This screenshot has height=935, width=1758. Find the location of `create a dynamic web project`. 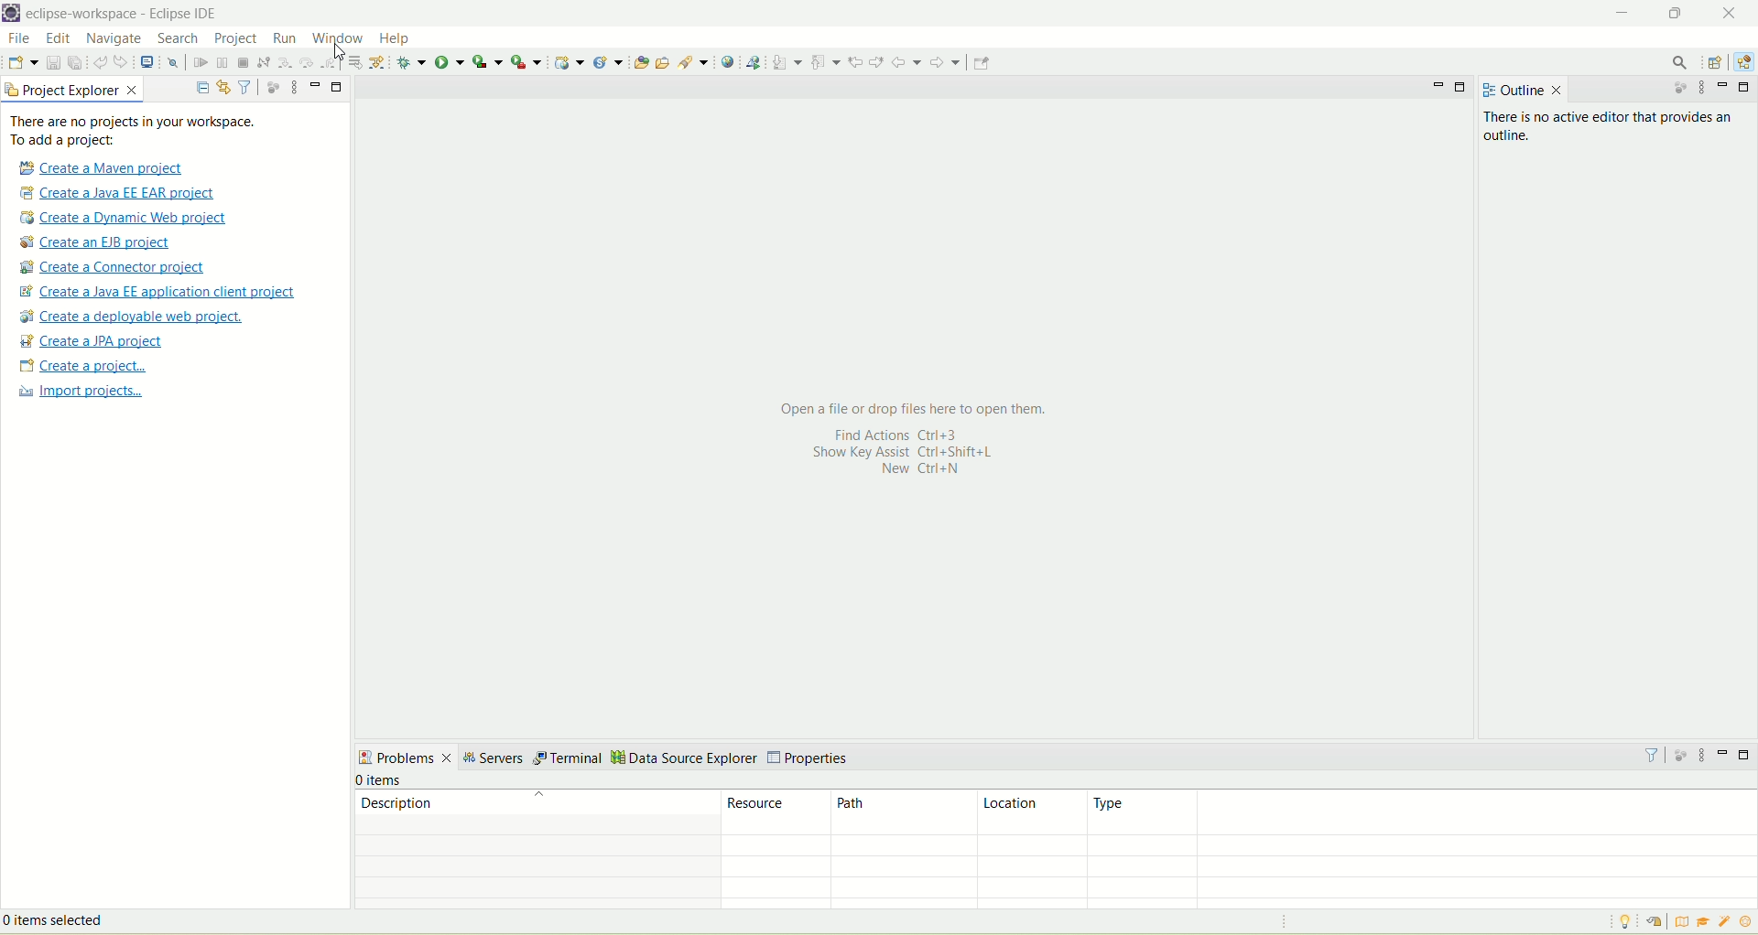

create a dynamic web project is located at coordinates (127, 218).